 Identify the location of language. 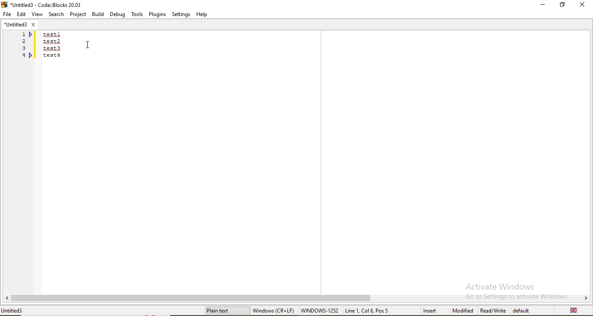
(575, 310).